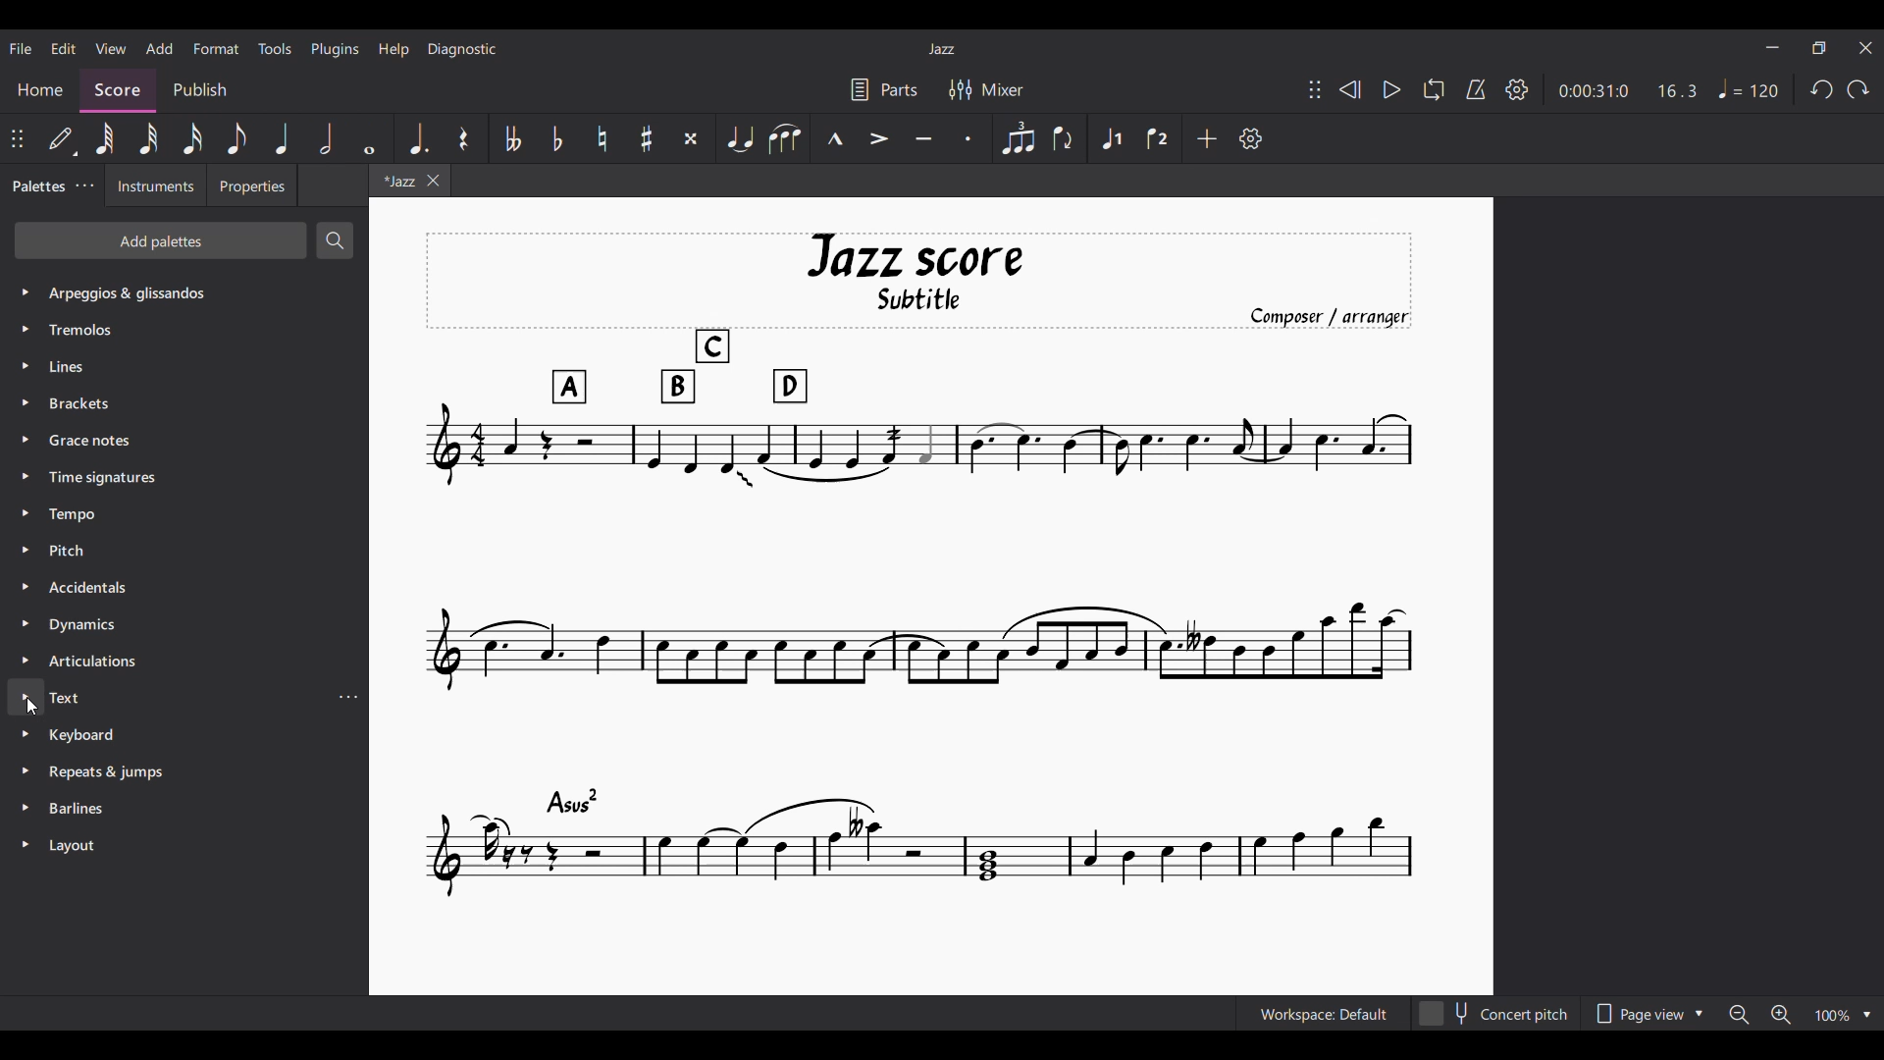  Describe the element at coordinates (84, 810) in the screenshot. I see `` at that location.